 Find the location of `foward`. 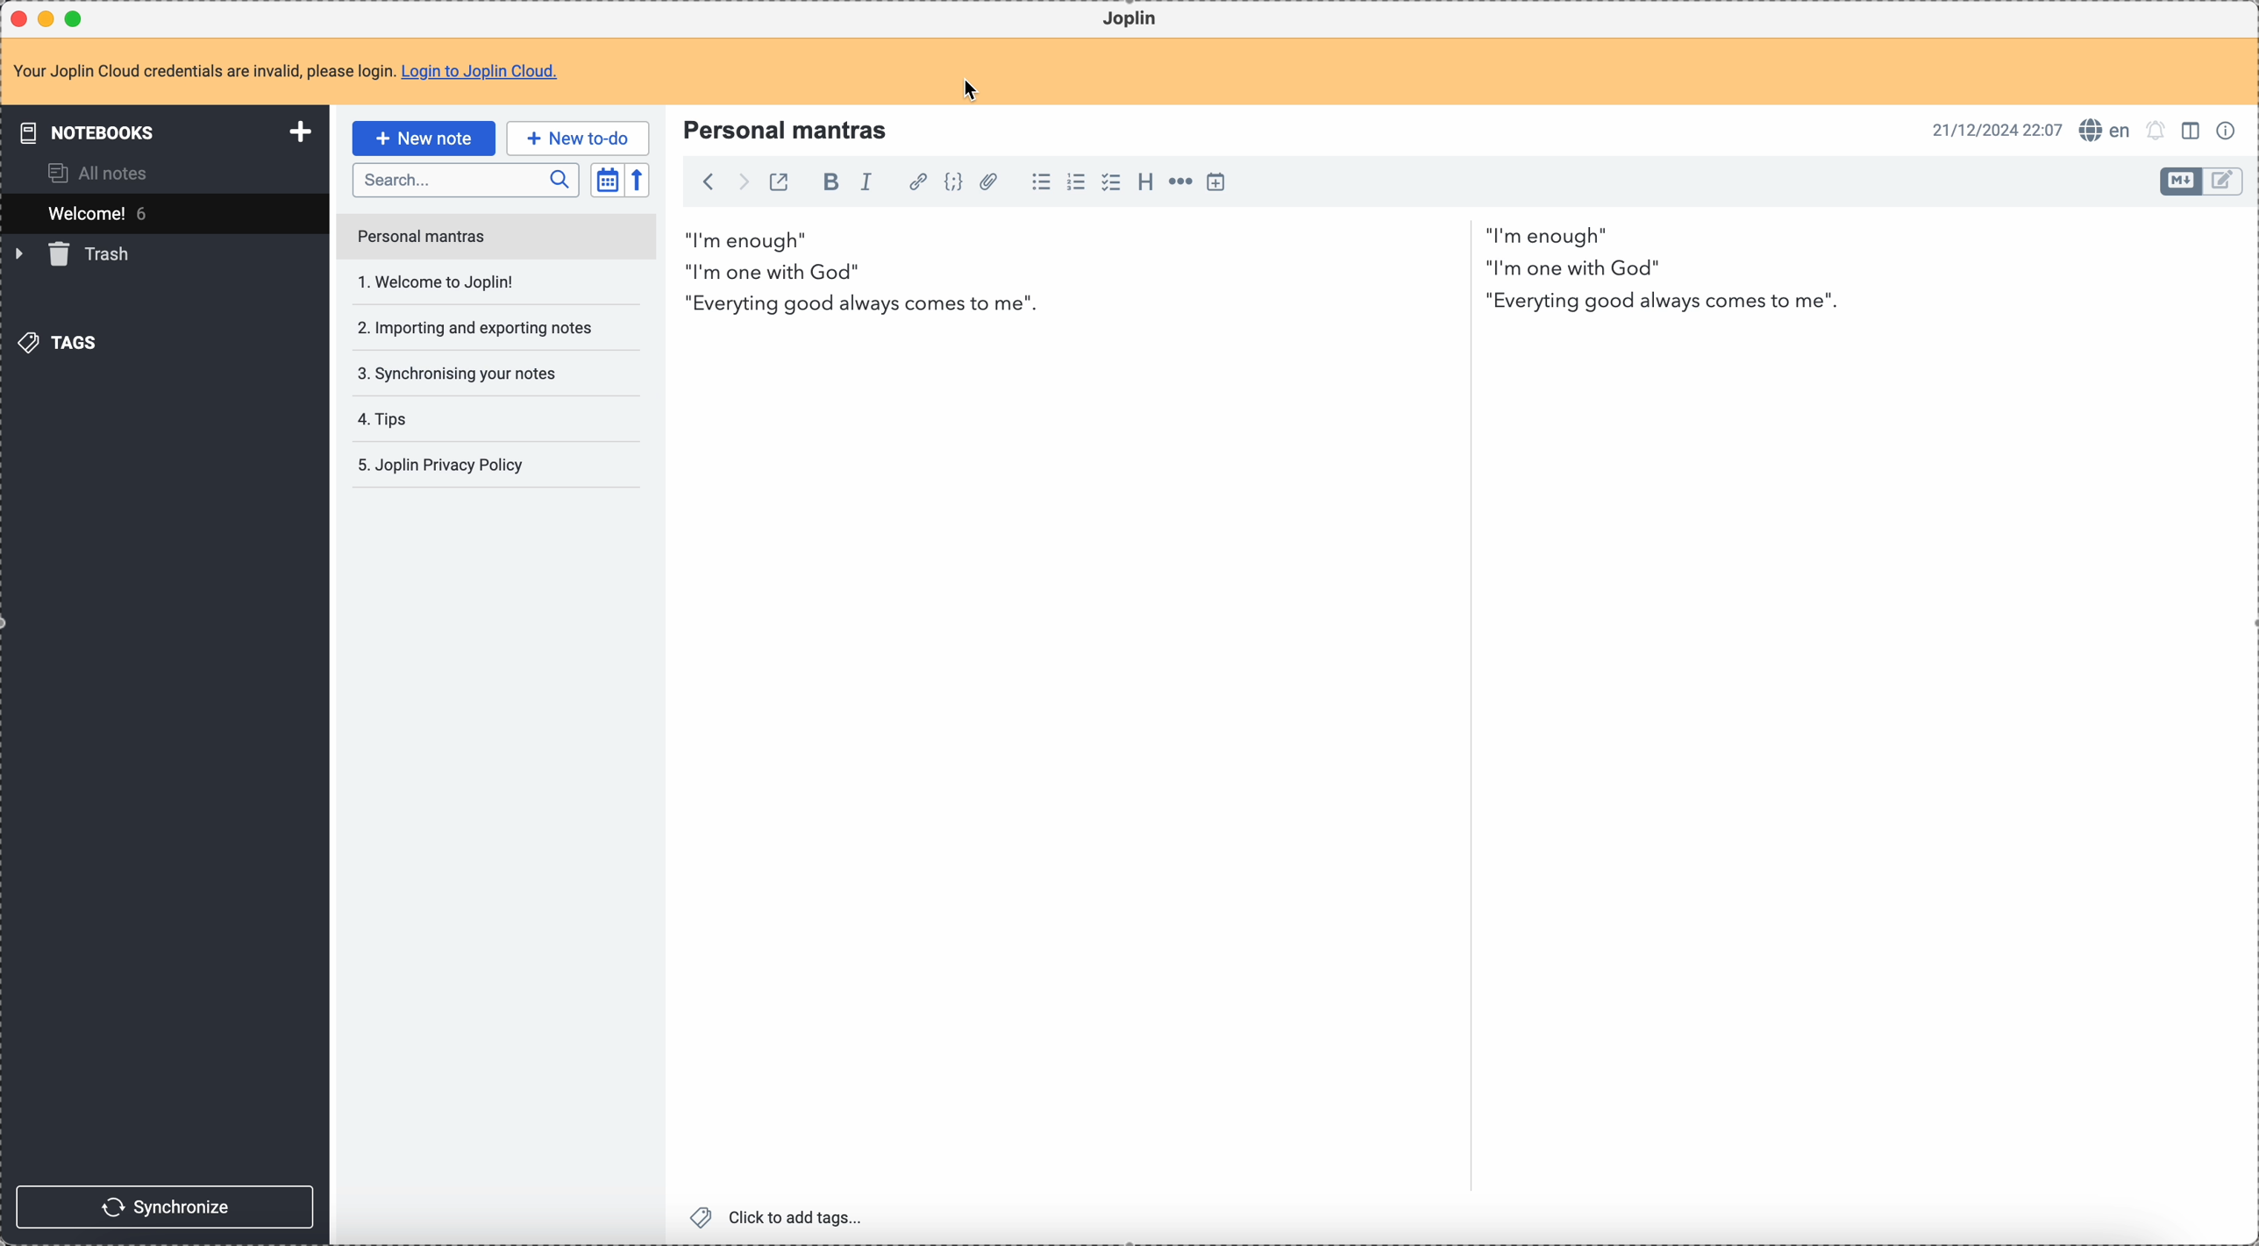

foward is located at coordinates (742, 182).